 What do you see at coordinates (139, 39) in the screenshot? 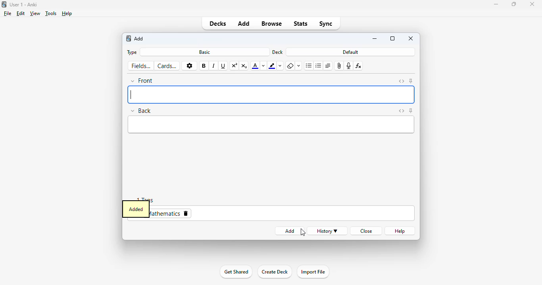
I see `add` at bounding box center [139, 39].